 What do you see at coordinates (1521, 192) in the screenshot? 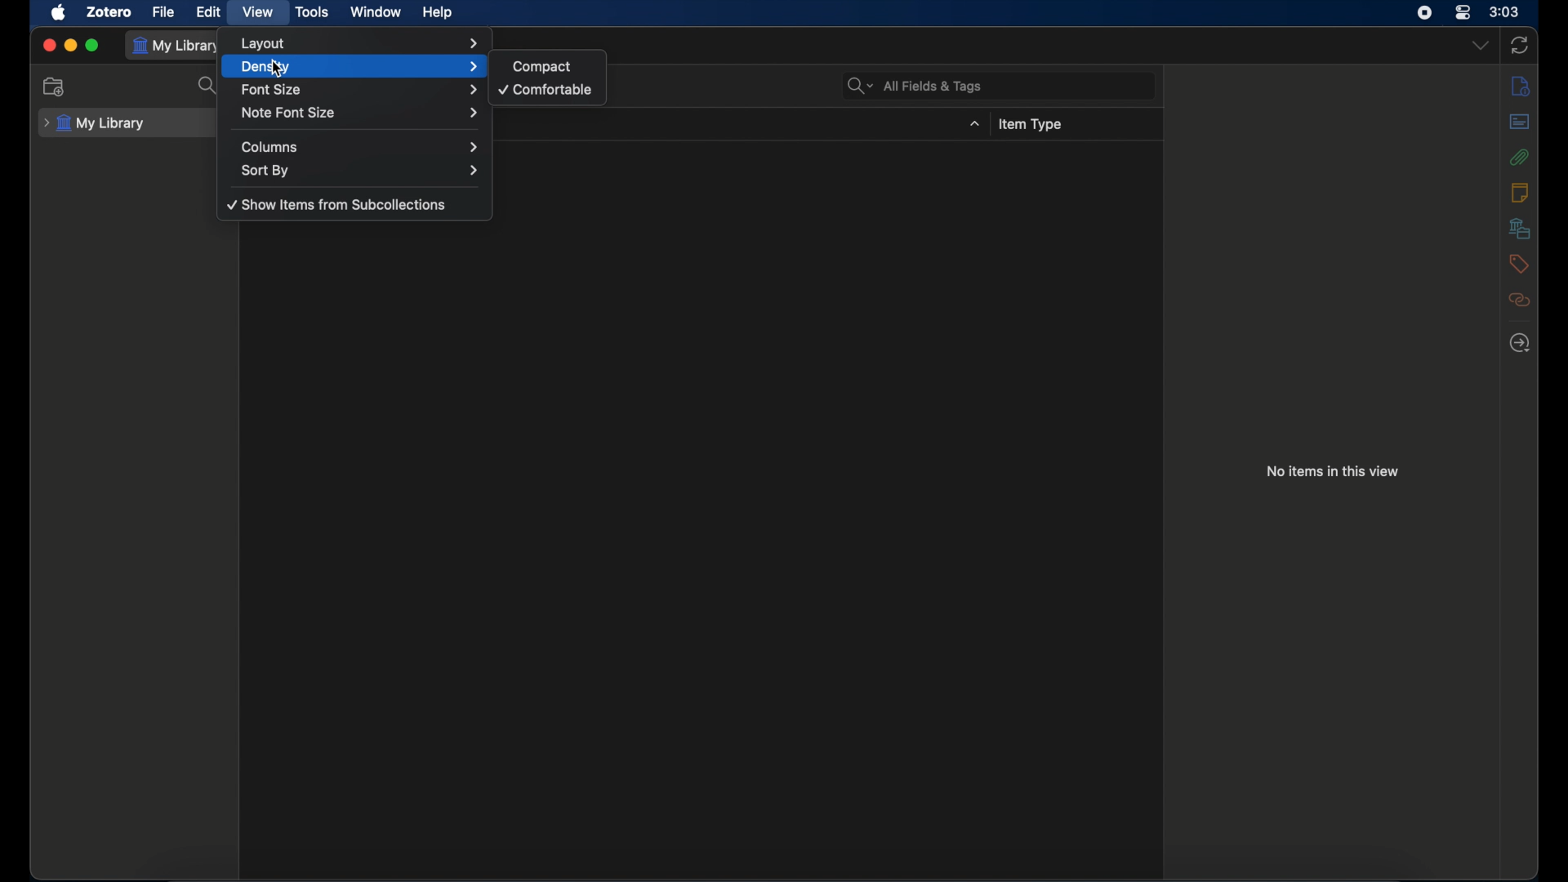
I see `notes` at bounding box center [1521, 192].